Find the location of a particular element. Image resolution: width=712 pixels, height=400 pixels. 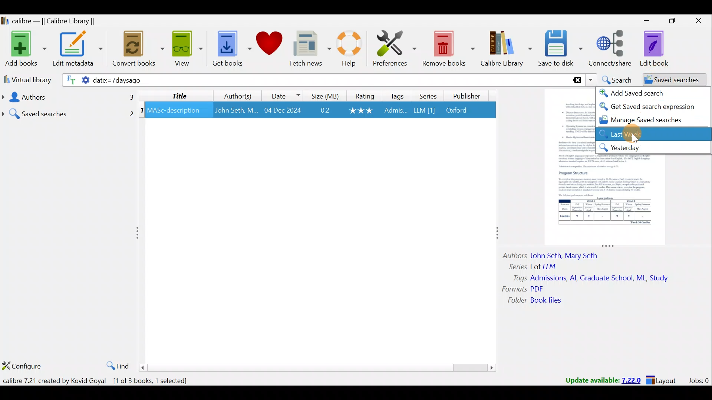

Jobs:0 is located at coordinates (698, 380).